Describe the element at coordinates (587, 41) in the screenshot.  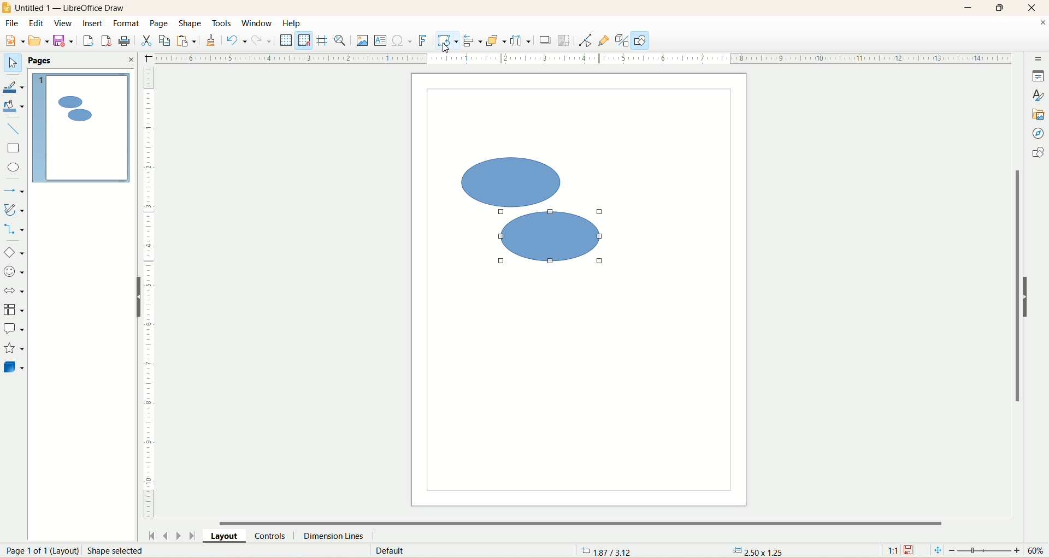
I see `point edit mode` at that location.